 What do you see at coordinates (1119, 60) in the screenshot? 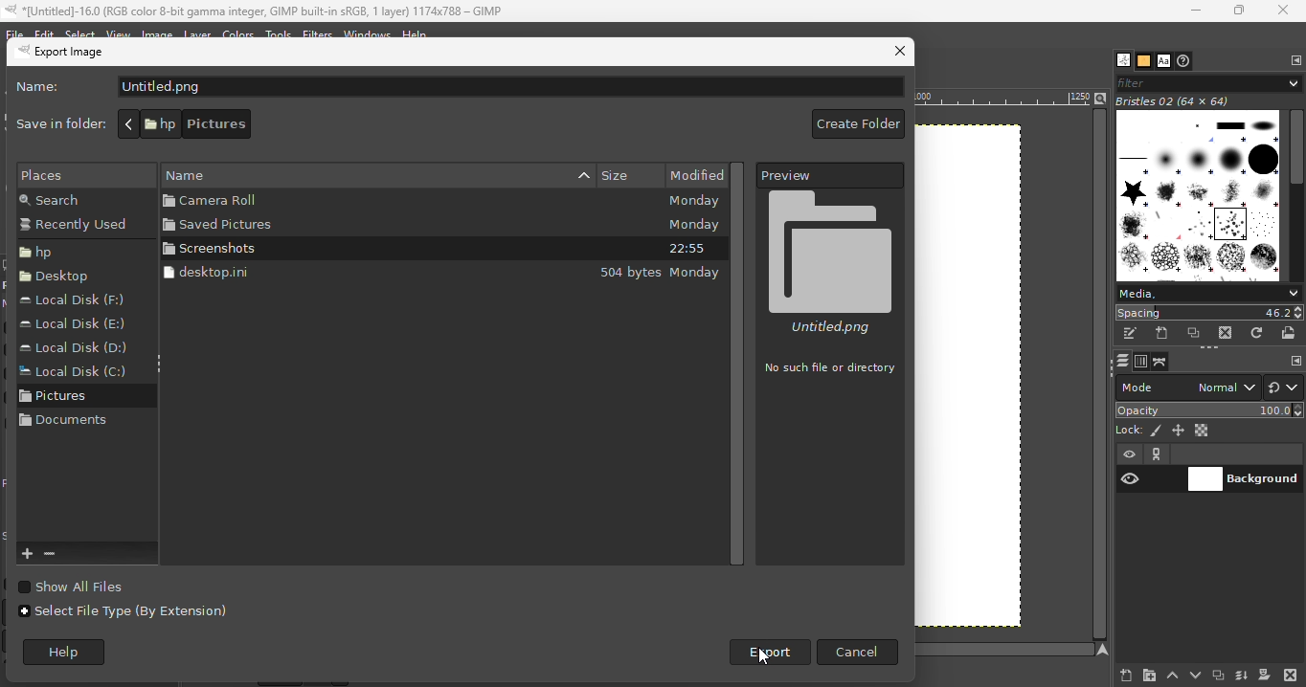
I see `Brushes` at bounding box center [1119, 60].